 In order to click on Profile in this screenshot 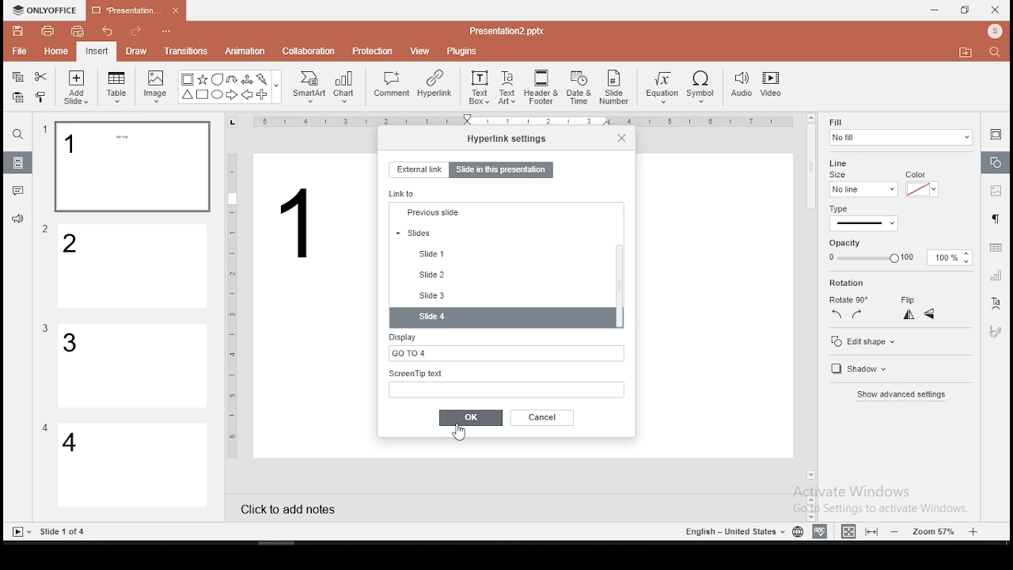, I will do `click(996, 32)`.